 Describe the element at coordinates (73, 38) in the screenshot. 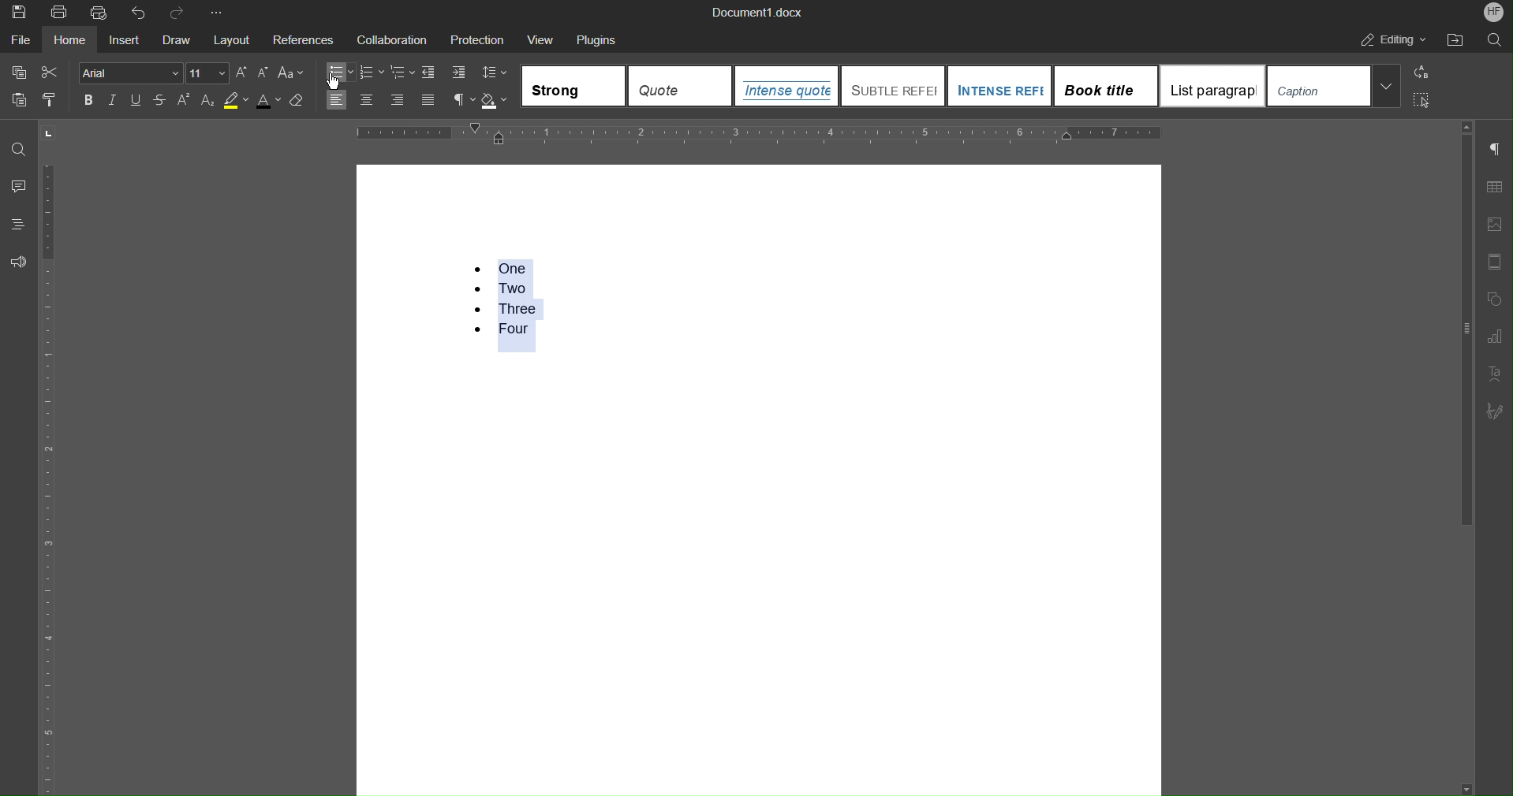

I see `Home` at that location.